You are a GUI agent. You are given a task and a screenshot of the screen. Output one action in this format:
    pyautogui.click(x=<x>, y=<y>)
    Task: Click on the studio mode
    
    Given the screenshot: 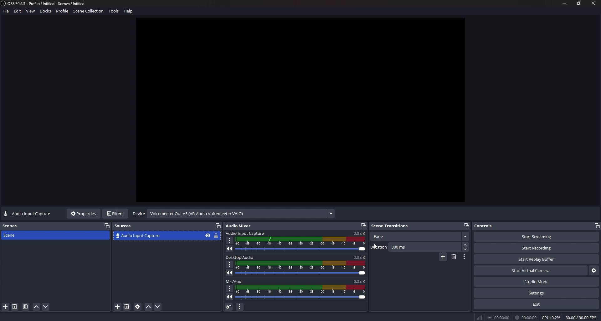 What is the action you would take?
    pyautogui.click(x=537, y=282)
    